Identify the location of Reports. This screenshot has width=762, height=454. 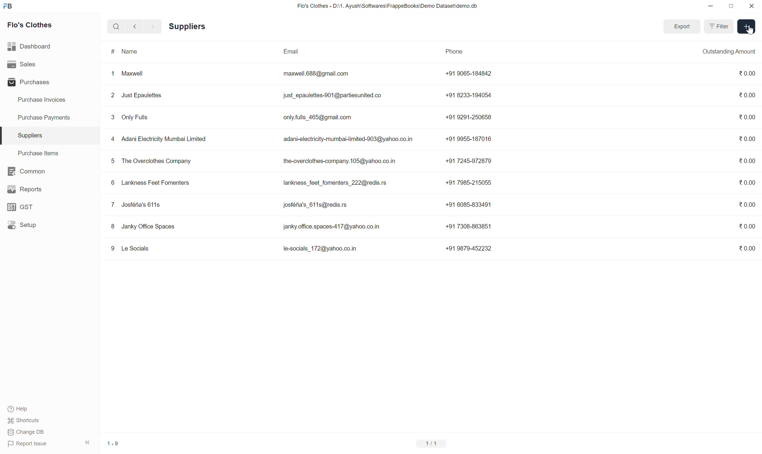
(50, 189).